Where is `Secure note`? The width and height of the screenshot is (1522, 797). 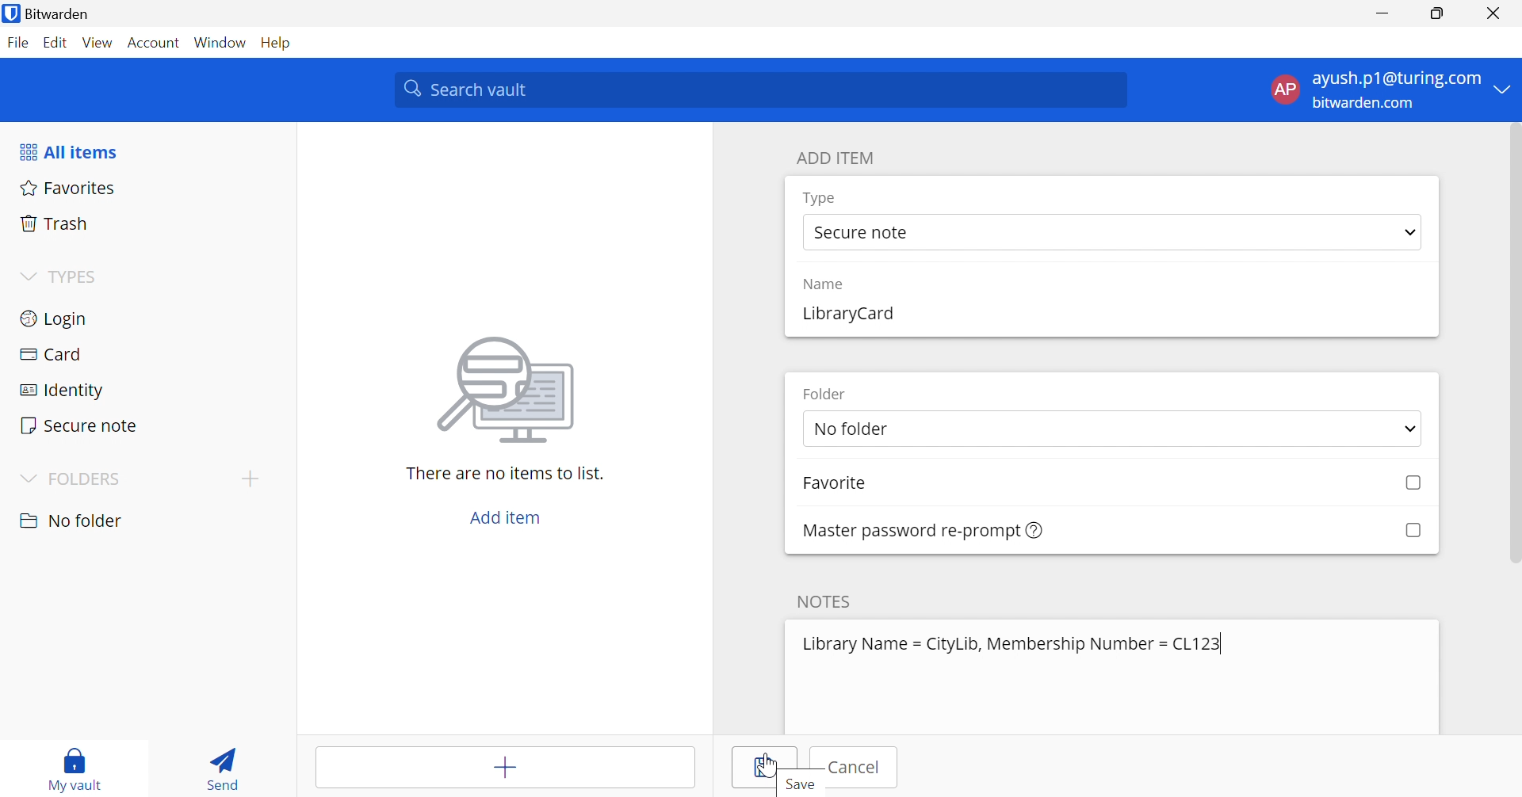
Secure note is located at coordinates (143, 422).